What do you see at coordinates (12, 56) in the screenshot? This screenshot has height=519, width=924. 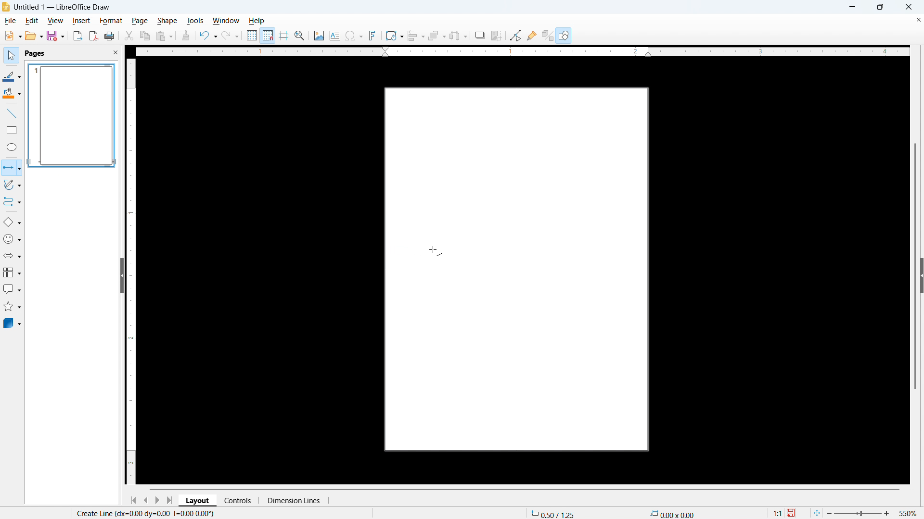 I see `Select ` at bounding box center [12, 56].